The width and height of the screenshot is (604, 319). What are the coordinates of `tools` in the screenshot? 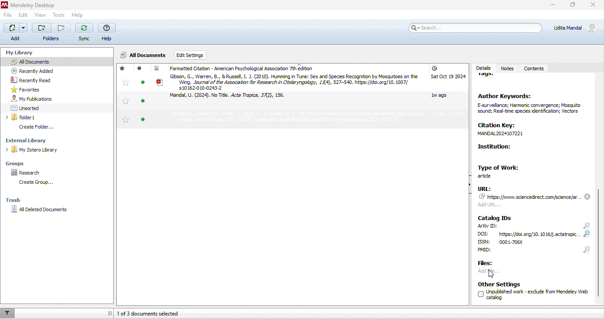 It's located at (58, 15).